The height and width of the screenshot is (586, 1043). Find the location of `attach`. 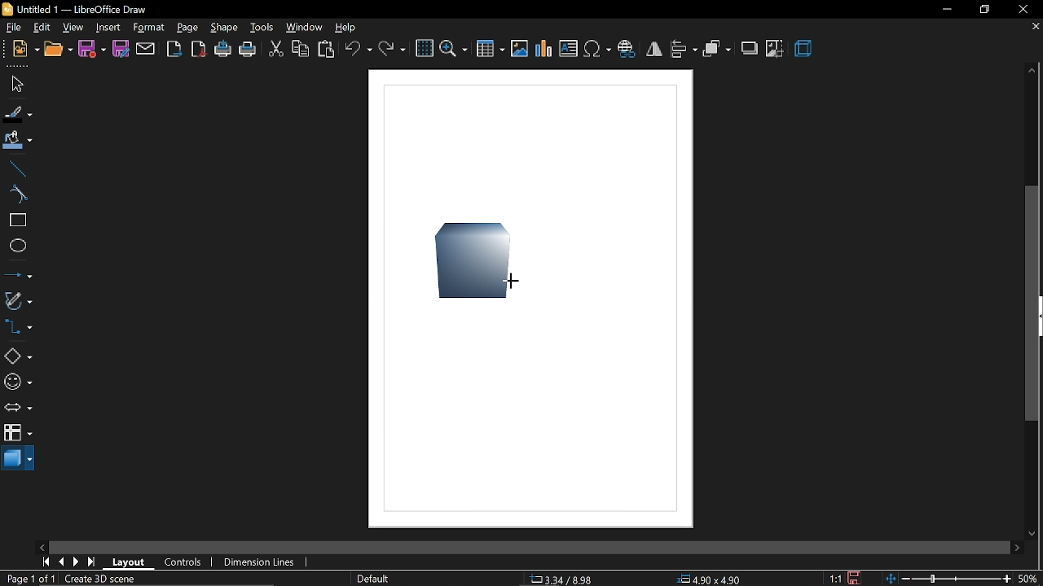

attach is located at coordinates (147, 49).